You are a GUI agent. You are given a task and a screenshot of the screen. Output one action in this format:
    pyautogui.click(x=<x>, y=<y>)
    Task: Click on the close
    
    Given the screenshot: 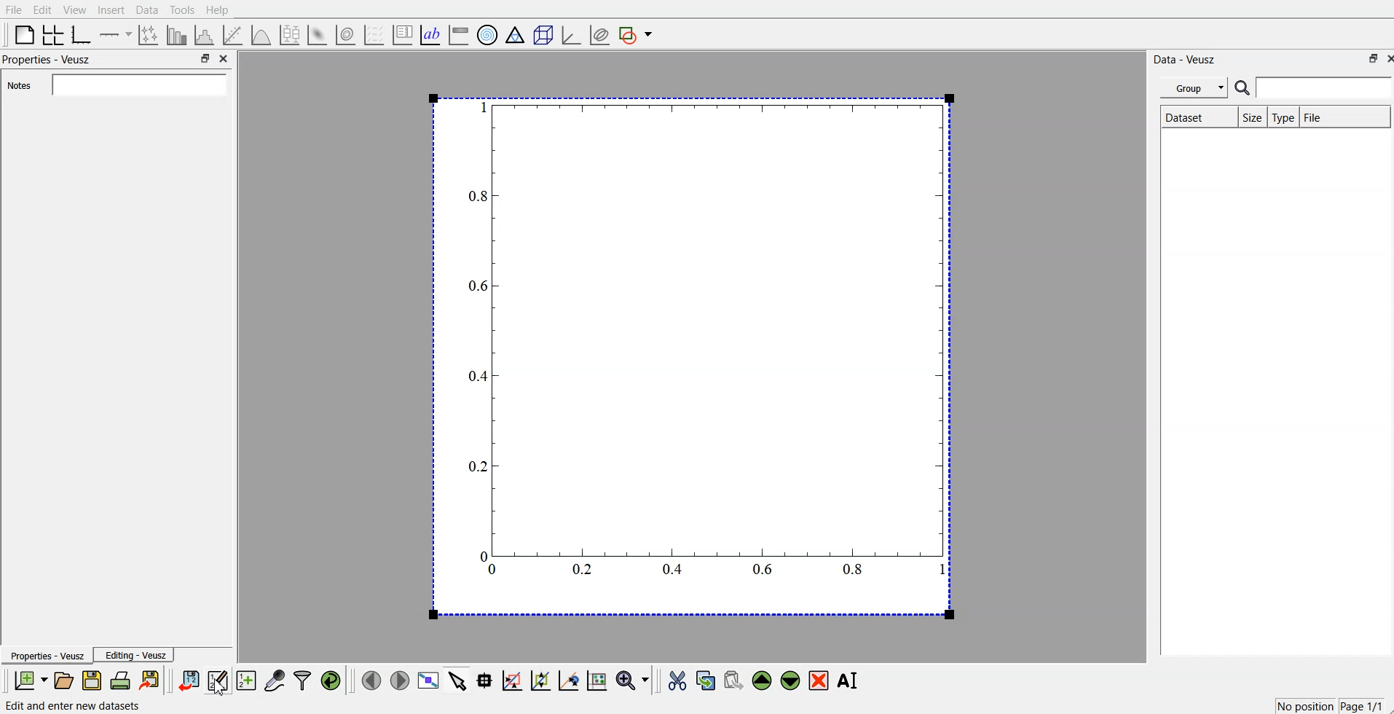 What is the action you would take?
    pyautogui.click(x=224, y=57)
    